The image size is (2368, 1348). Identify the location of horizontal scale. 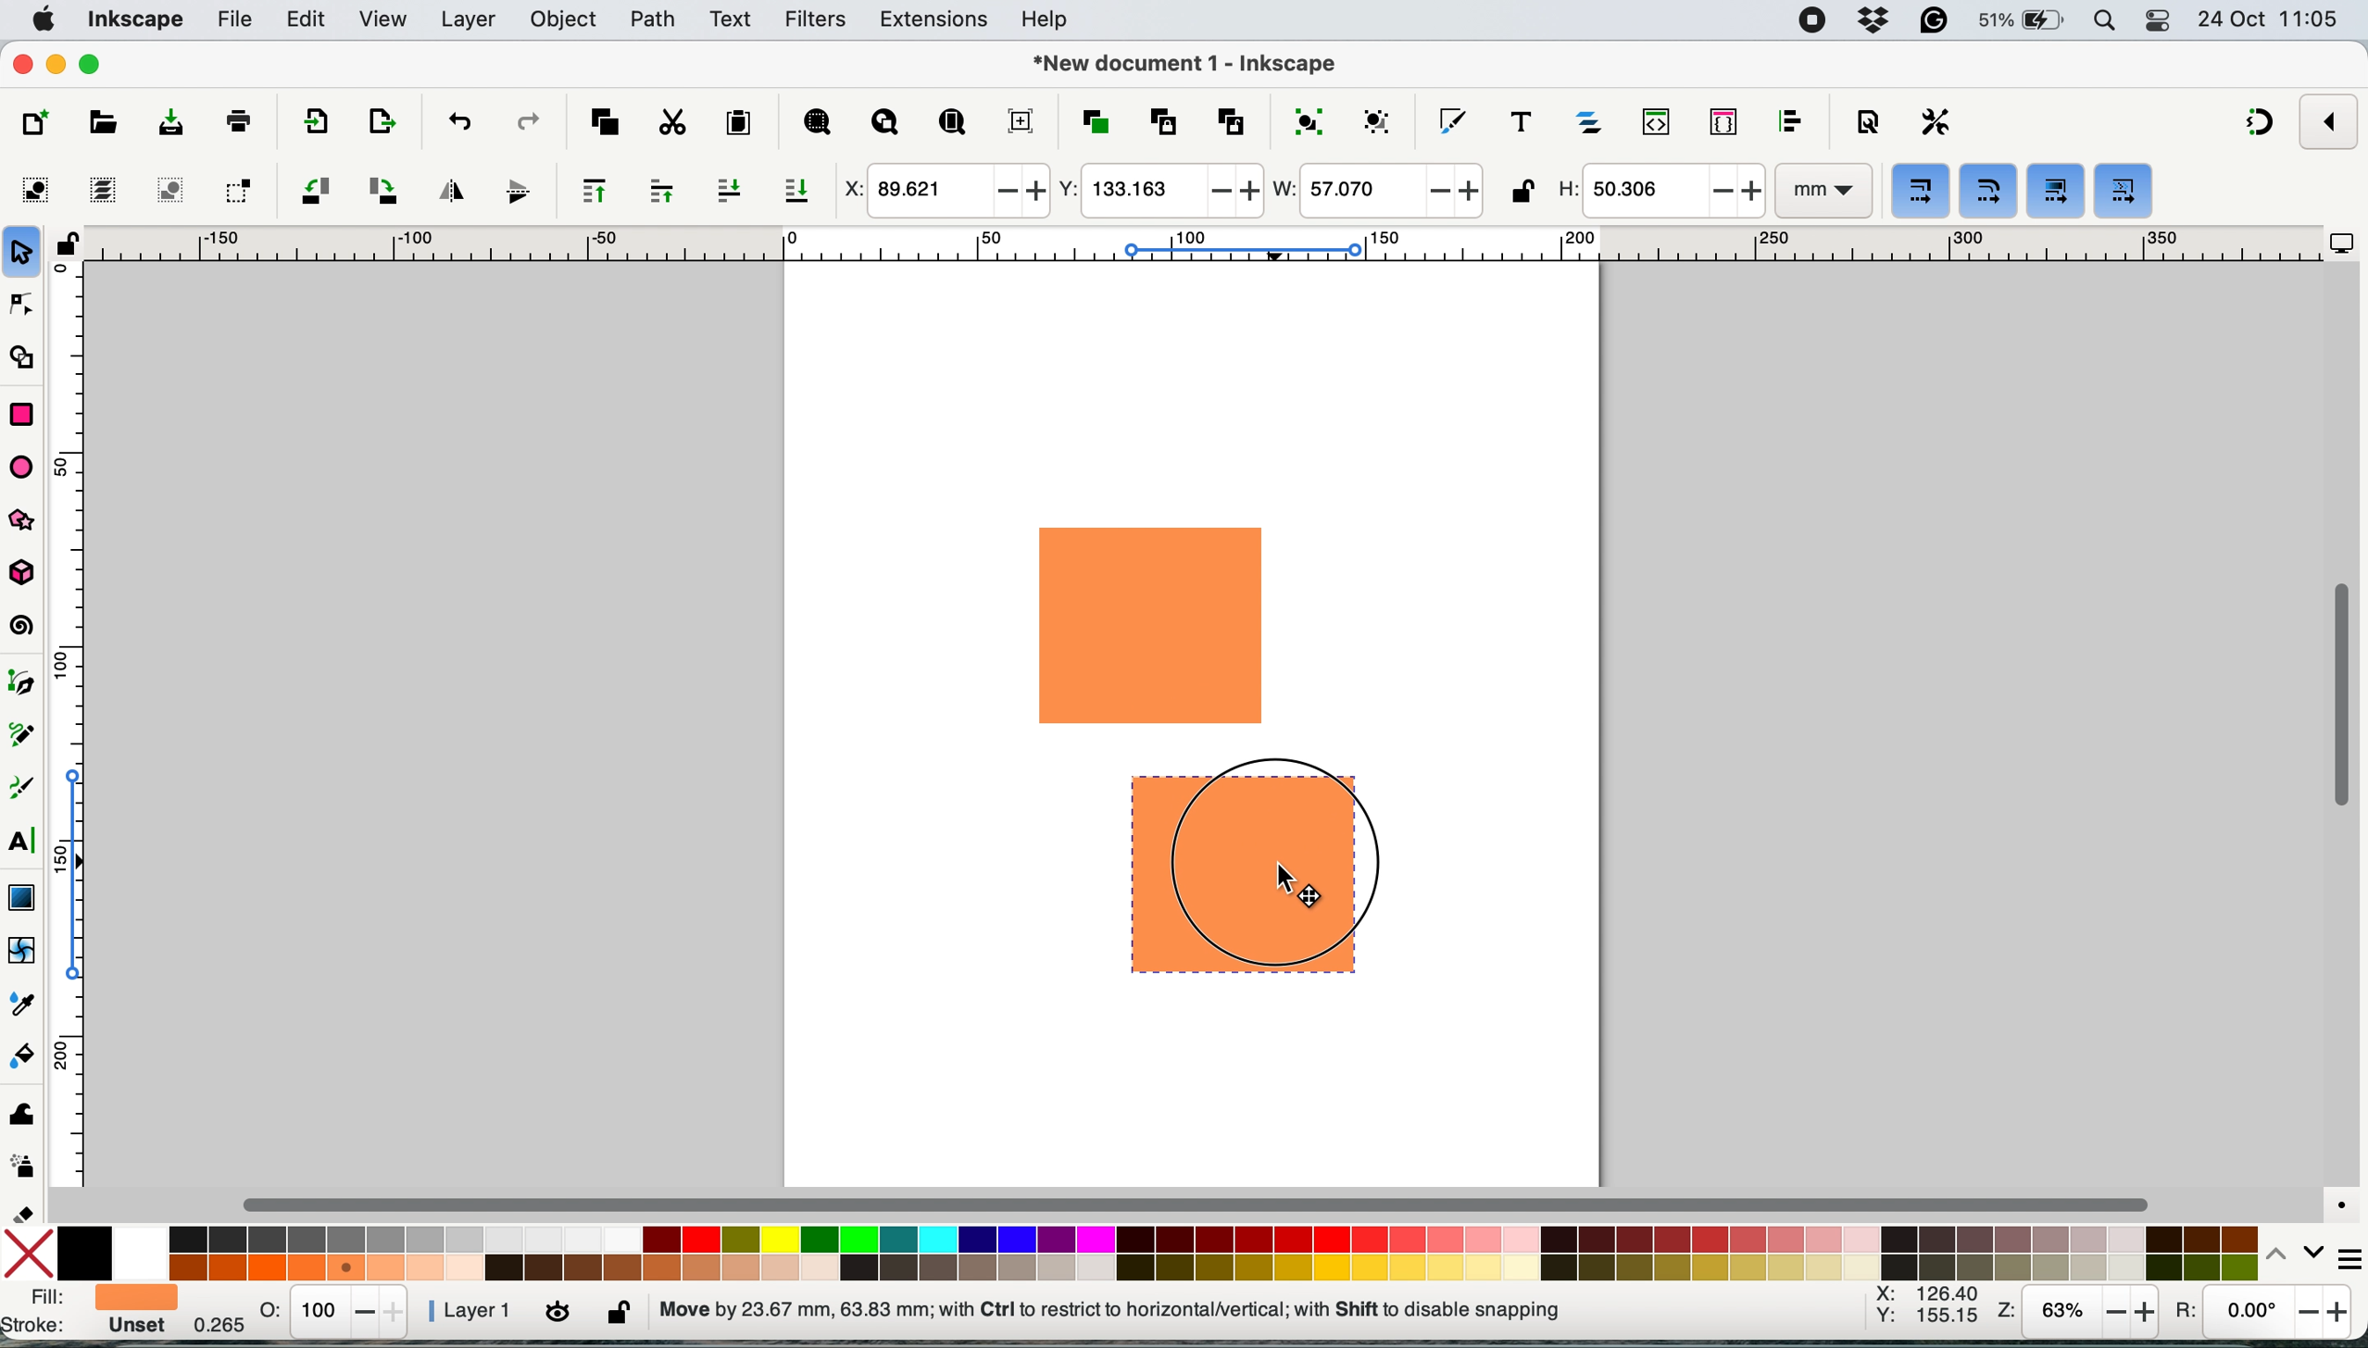
(1201, 249).